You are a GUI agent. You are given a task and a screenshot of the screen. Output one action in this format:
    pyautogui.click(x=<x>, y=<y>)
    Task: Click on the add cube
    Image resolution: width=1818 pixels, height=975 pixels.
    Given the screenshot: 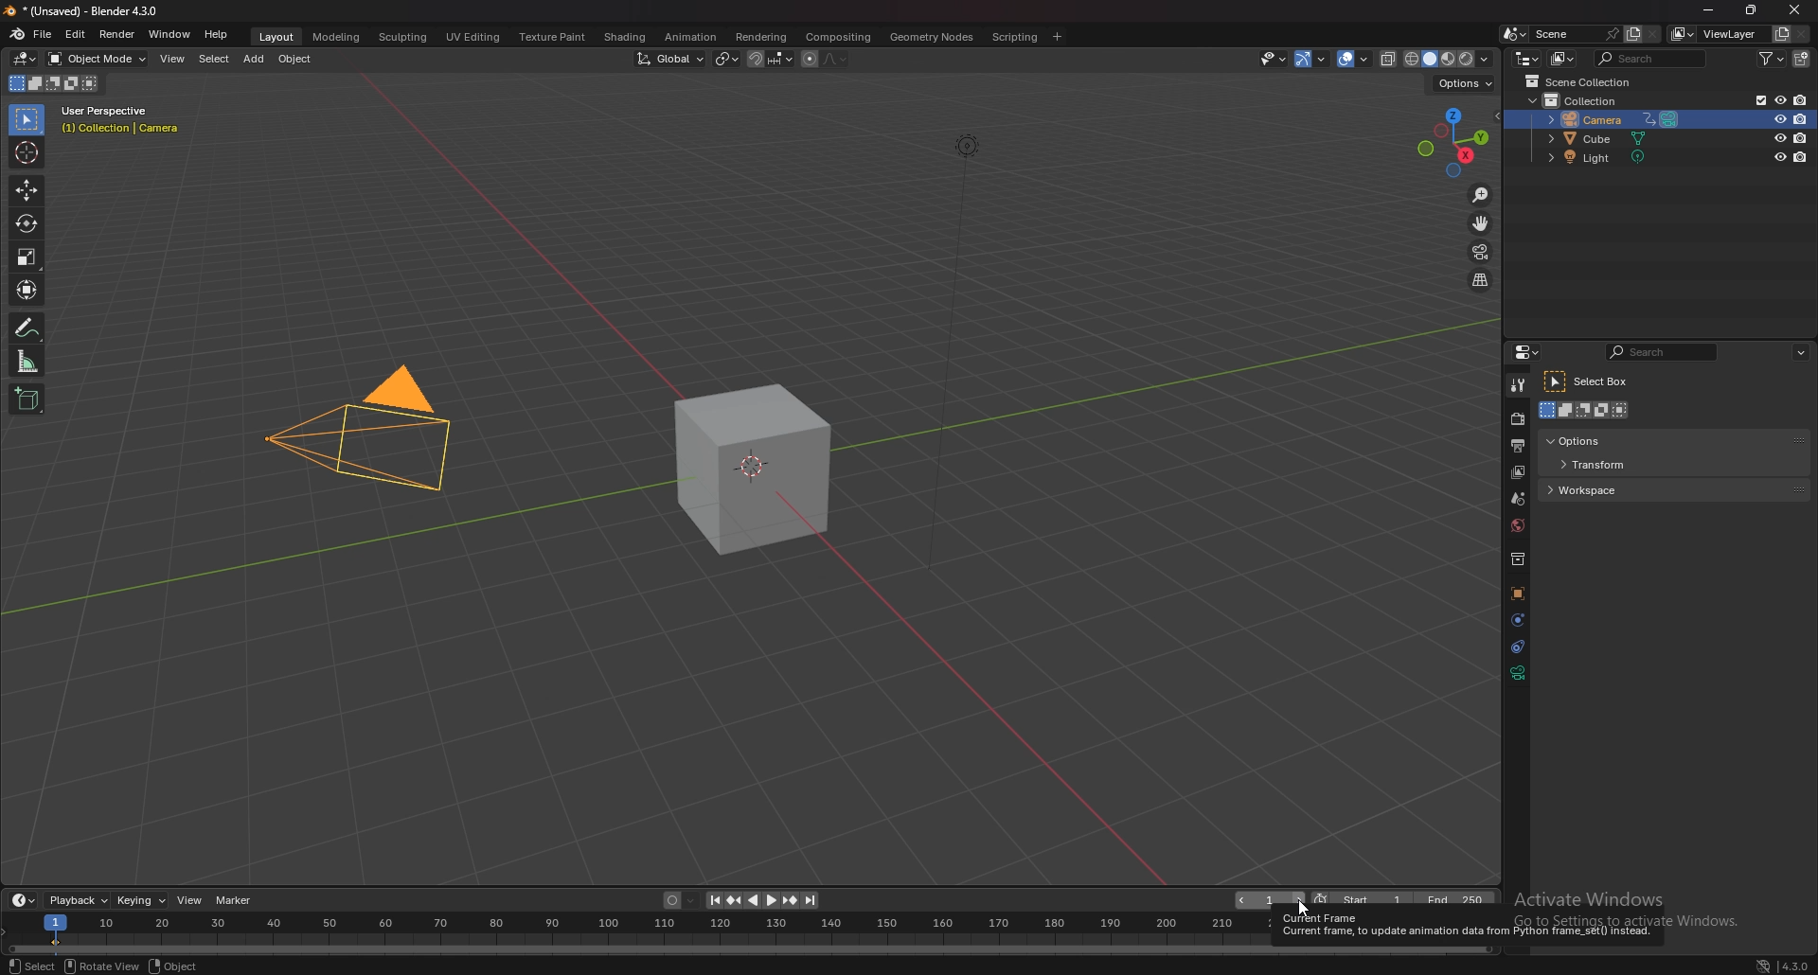 What is the action you would take?
    pyautogui.click(x=24, y=399)
    